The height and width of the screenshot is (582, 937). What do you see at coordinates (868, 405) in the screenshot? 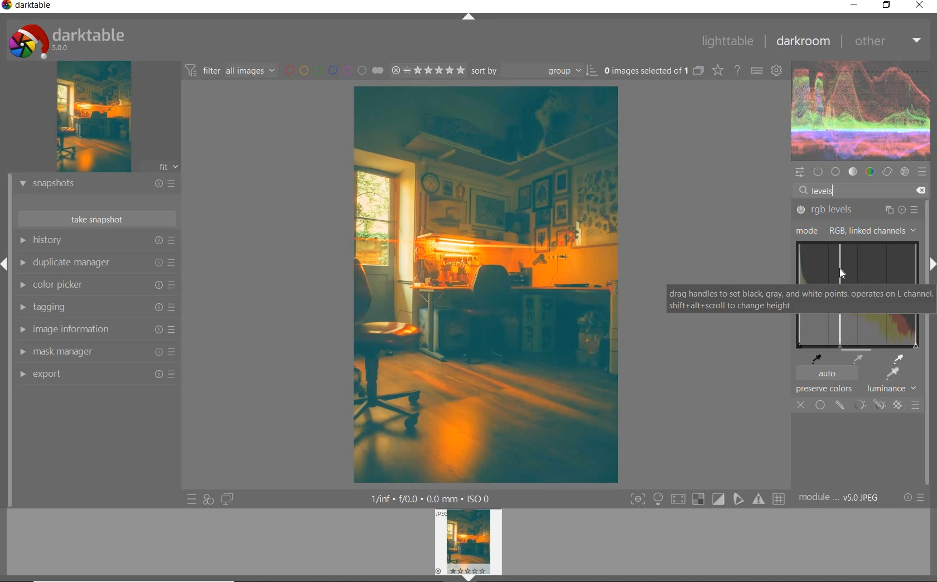
I see `mask options` at bounding box center [868, 405].